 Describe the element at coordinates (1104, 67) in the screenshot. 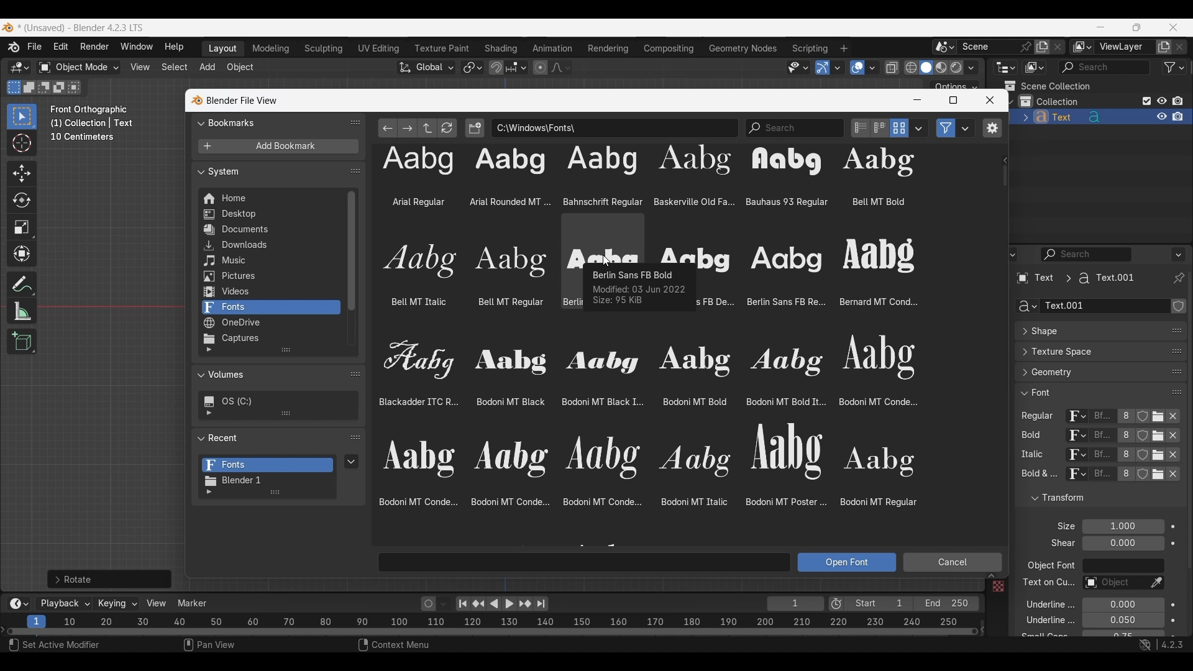

I see `Display filter` at that location.